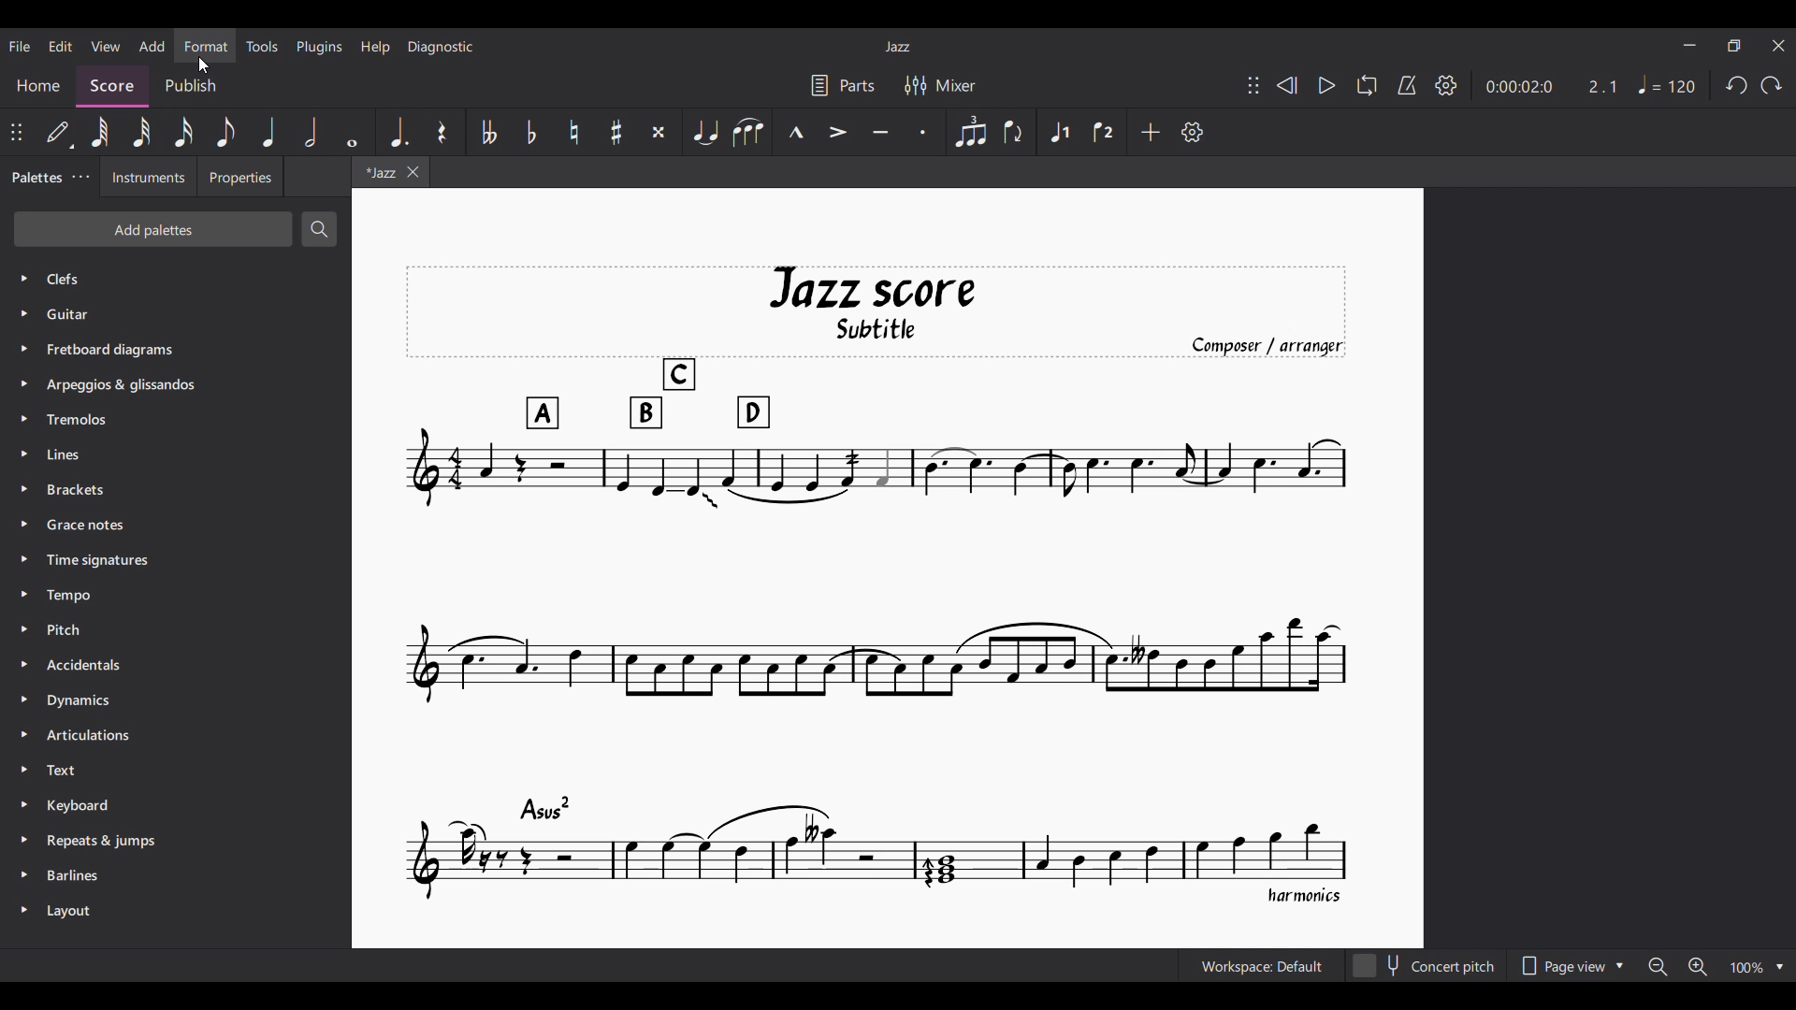 Image resolution: width=1796 pixels, height=1010 pixels. I want to click on Current score, so click(876, 584).